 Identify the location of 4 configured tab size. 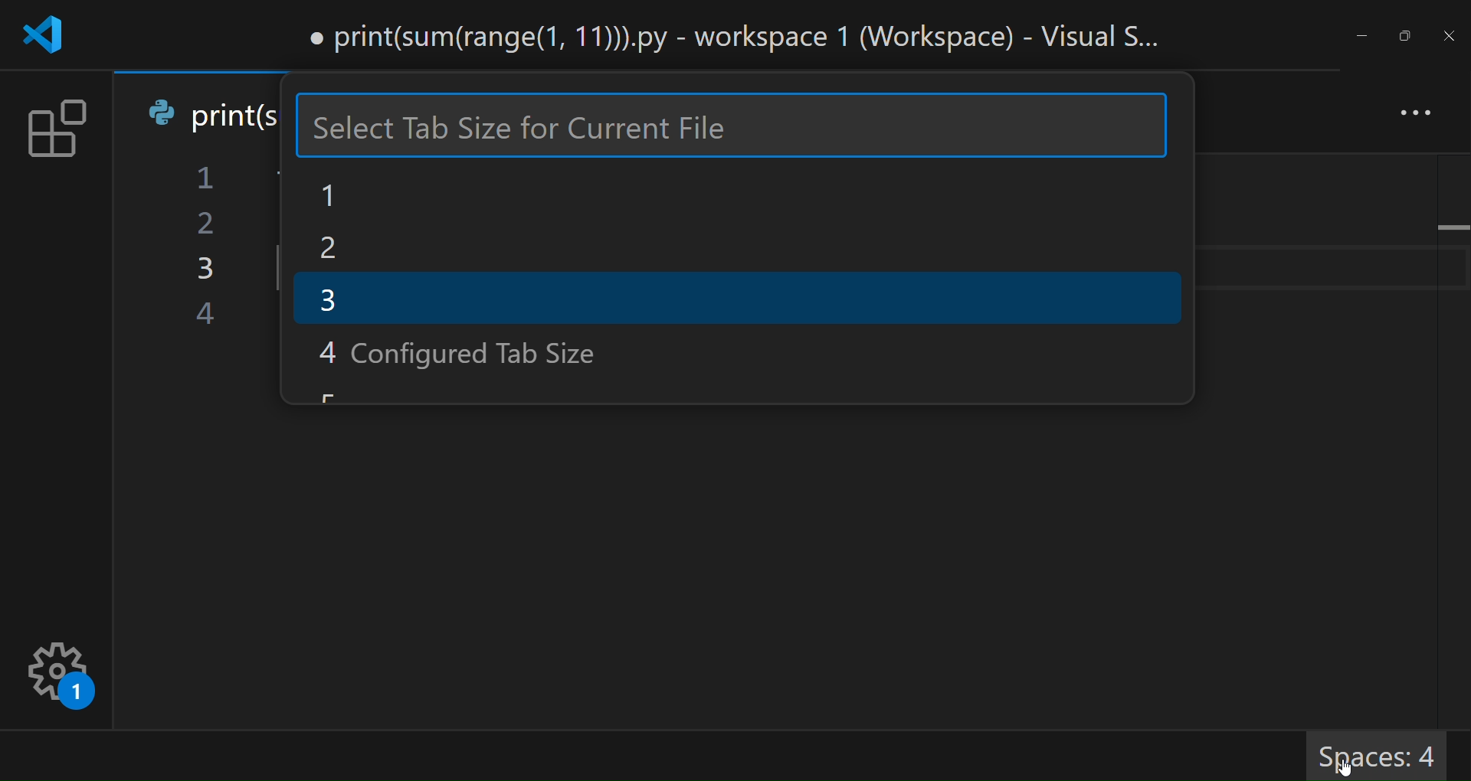
(482, 350).